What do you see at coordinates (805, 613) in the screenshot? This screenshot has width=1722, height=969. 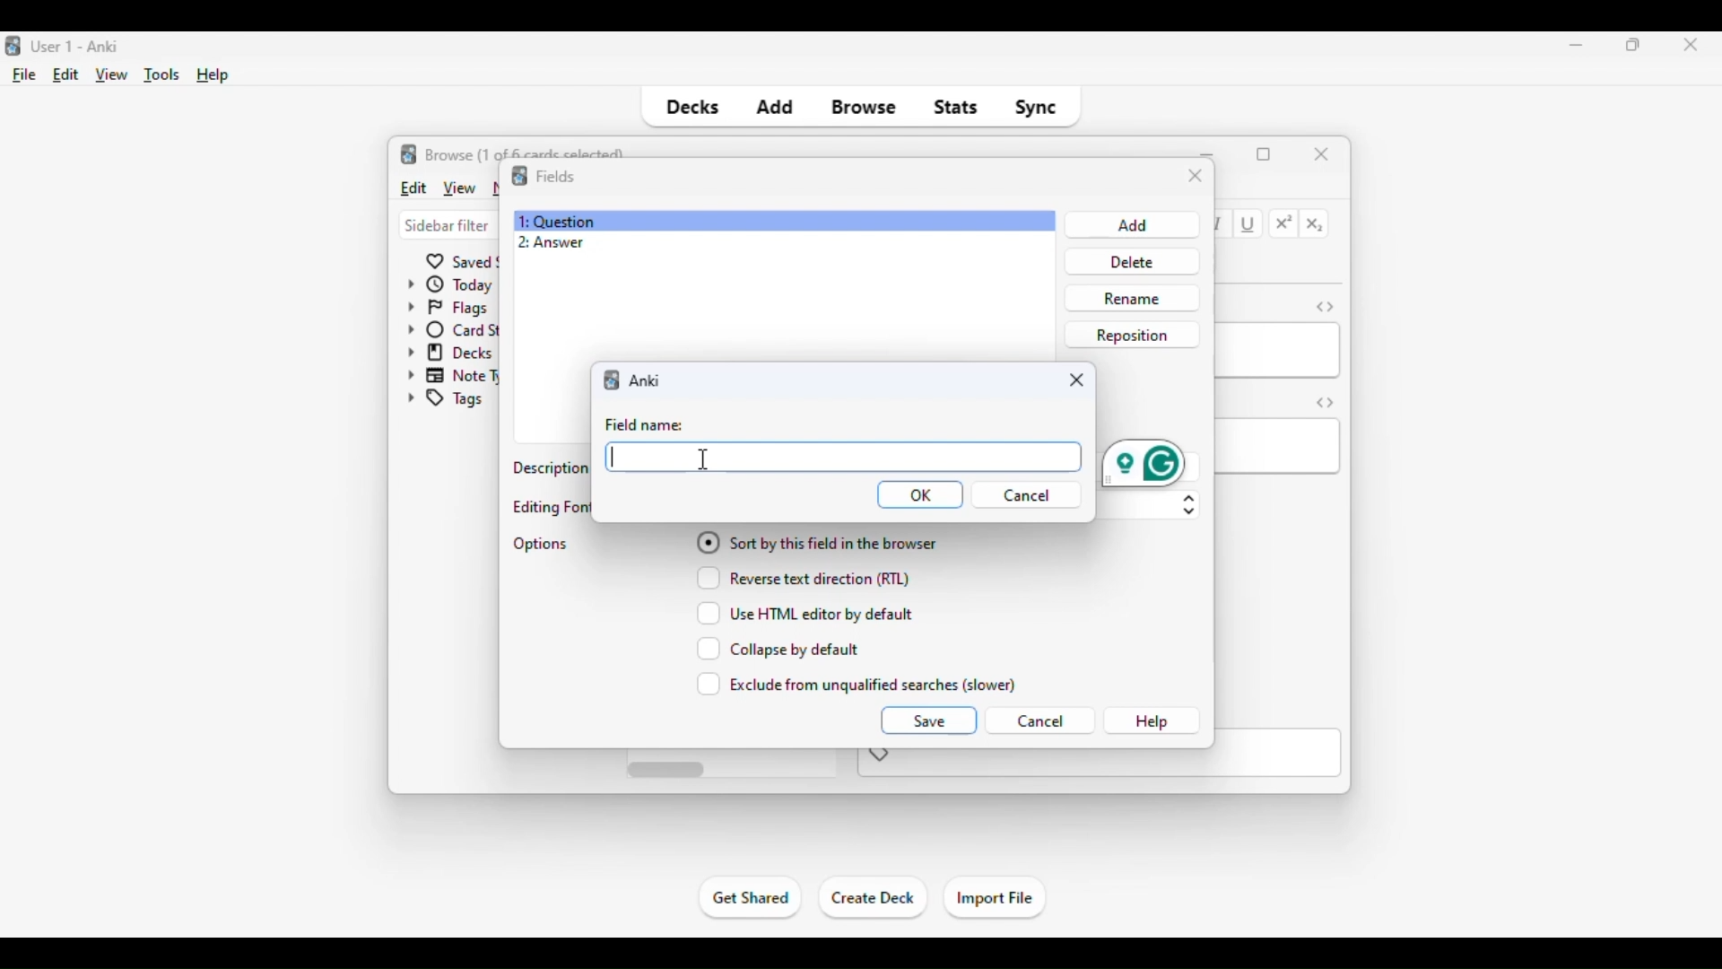 I see `use HTML editor by default` at bounding box center [805, 613].